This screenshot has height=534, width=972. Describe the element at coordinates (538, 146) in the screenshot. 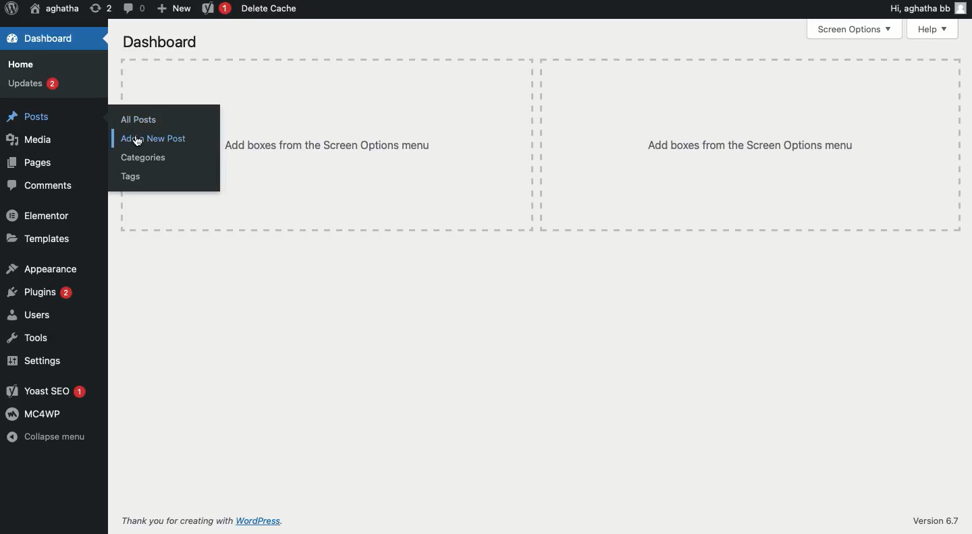

I see `Table lines` at that location.